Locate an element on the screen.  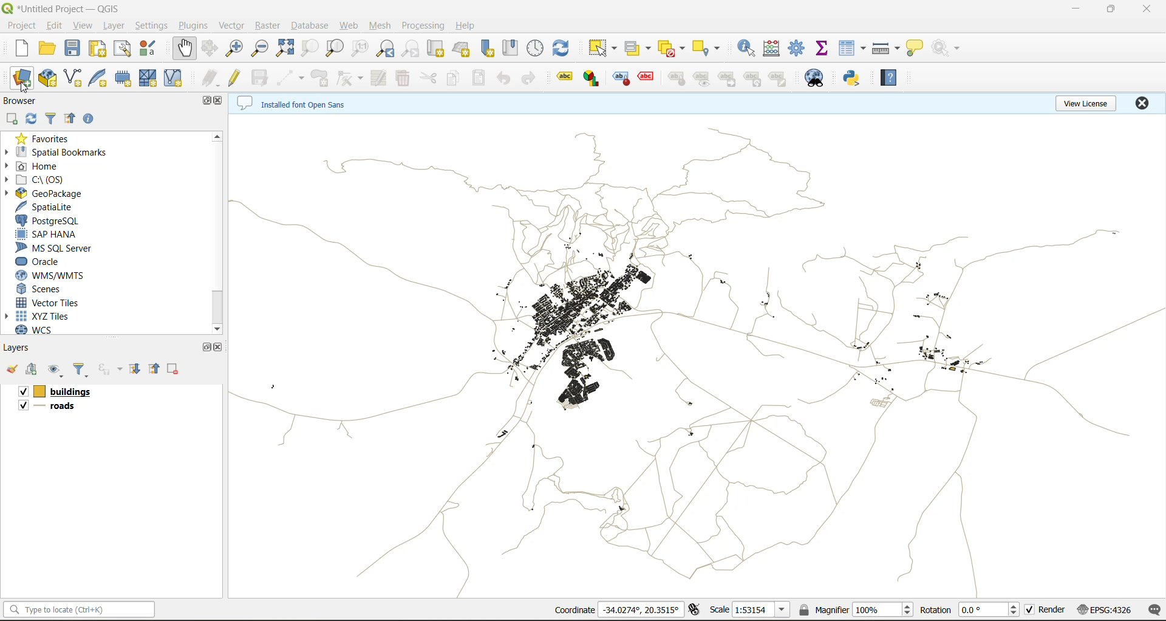
edits is located at coordinates (210, 80).